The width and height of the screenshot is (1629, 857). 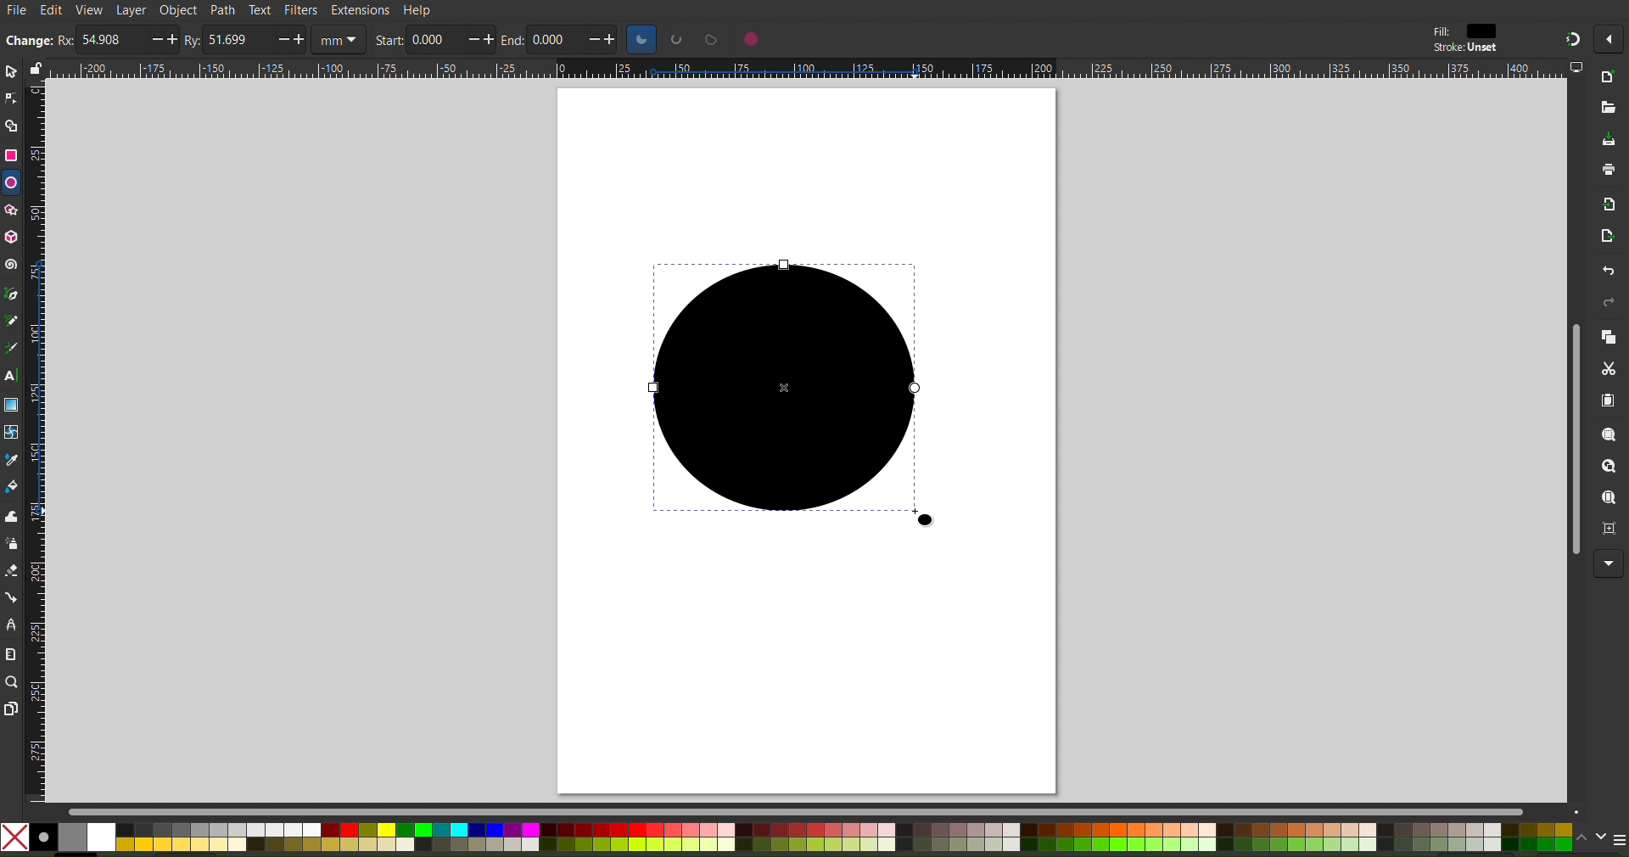 What do you see at coordinates (1609, 529) in the screenshot?
I see `Zoom Page Center` at bounding box center [1609, 529].